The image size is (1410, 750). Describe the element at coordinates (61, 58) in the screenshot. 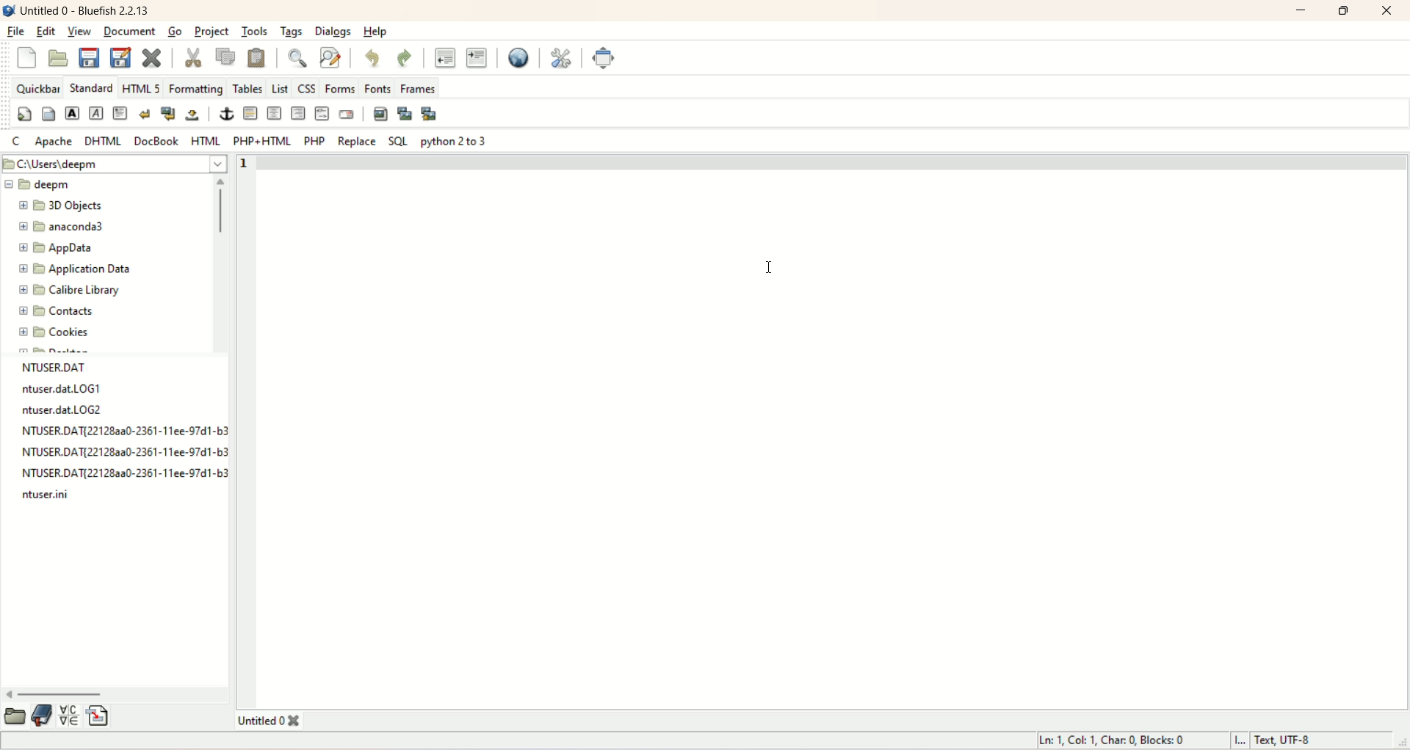

I see `open file` at that location.